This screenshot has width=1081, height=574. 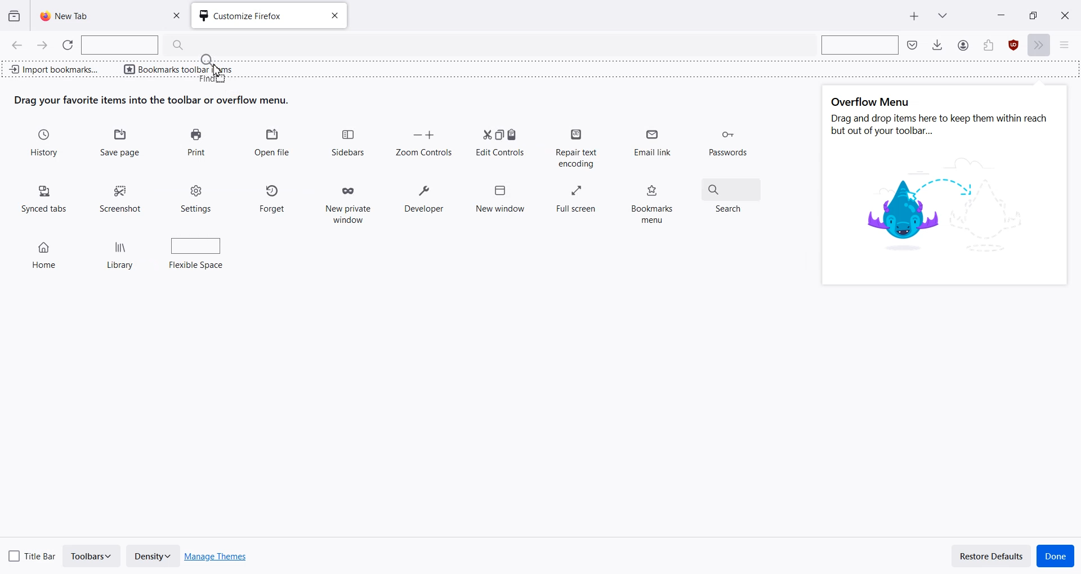 I want to click on Open file, so click(x=272, y=143).